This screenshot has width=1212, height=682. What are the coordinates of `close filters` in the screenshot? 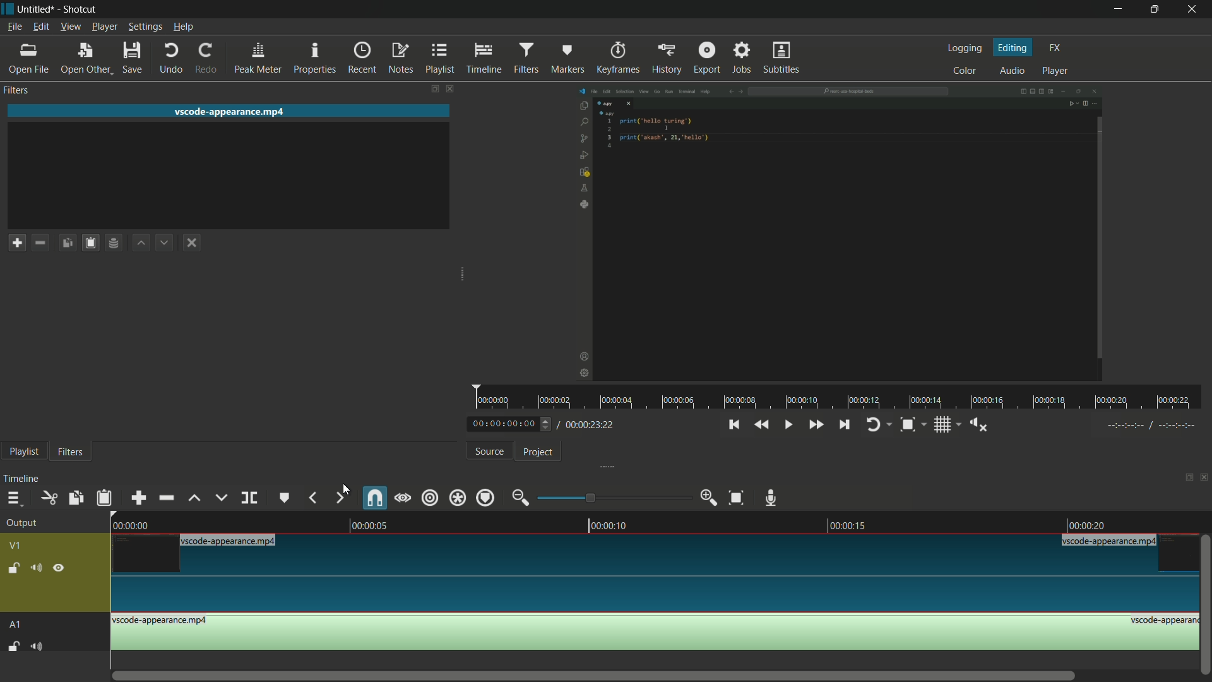 It's located at (449, 89).